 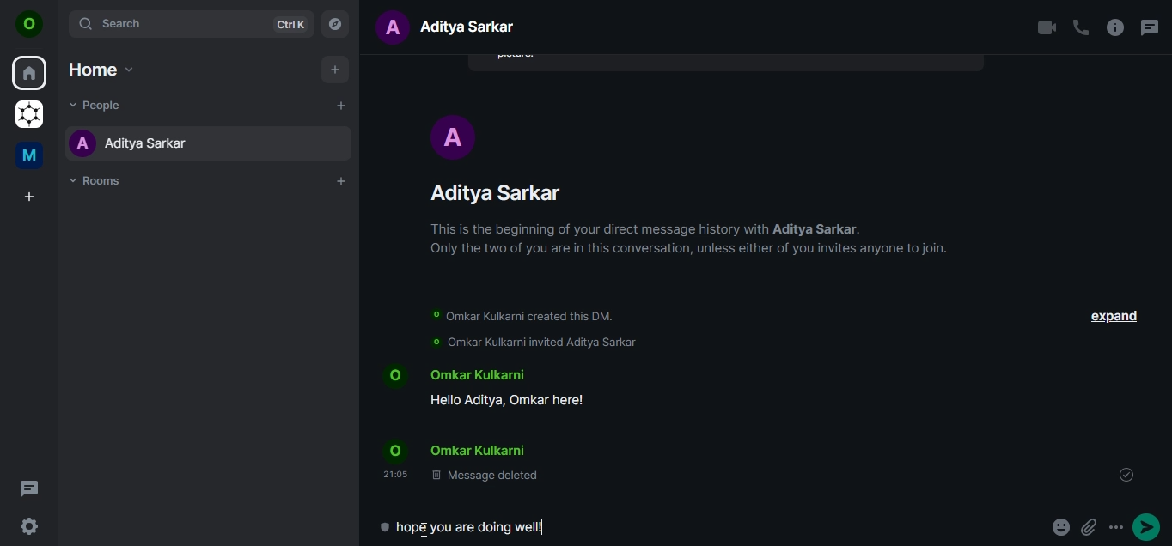 What do you see at coordinates (1114, 27) in the screenshot?
I see `room info` at bounding box center [1114, 27].